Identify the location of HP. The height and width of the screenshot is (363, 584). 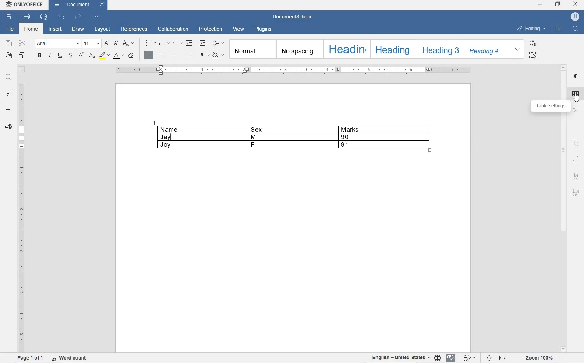
(576, 16).